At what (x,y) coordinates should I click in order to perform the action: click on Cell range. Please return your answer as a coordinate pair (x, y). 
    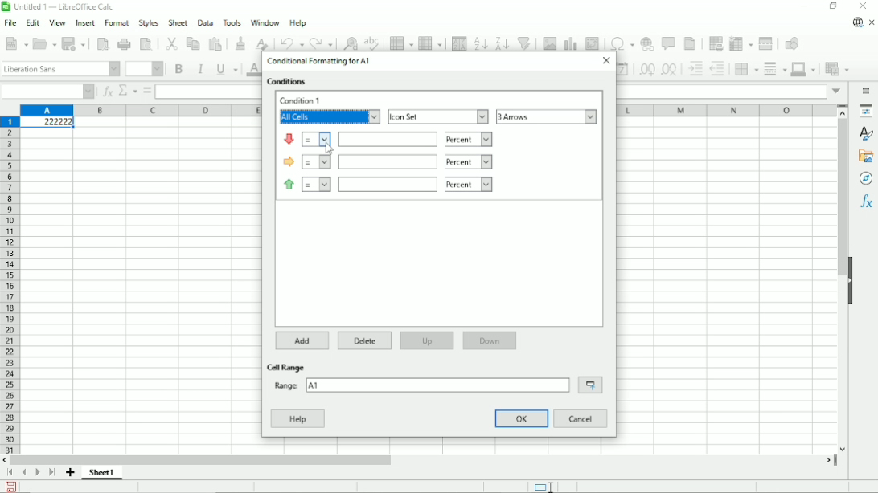
    Looking at the image, I should click on (288, 367).